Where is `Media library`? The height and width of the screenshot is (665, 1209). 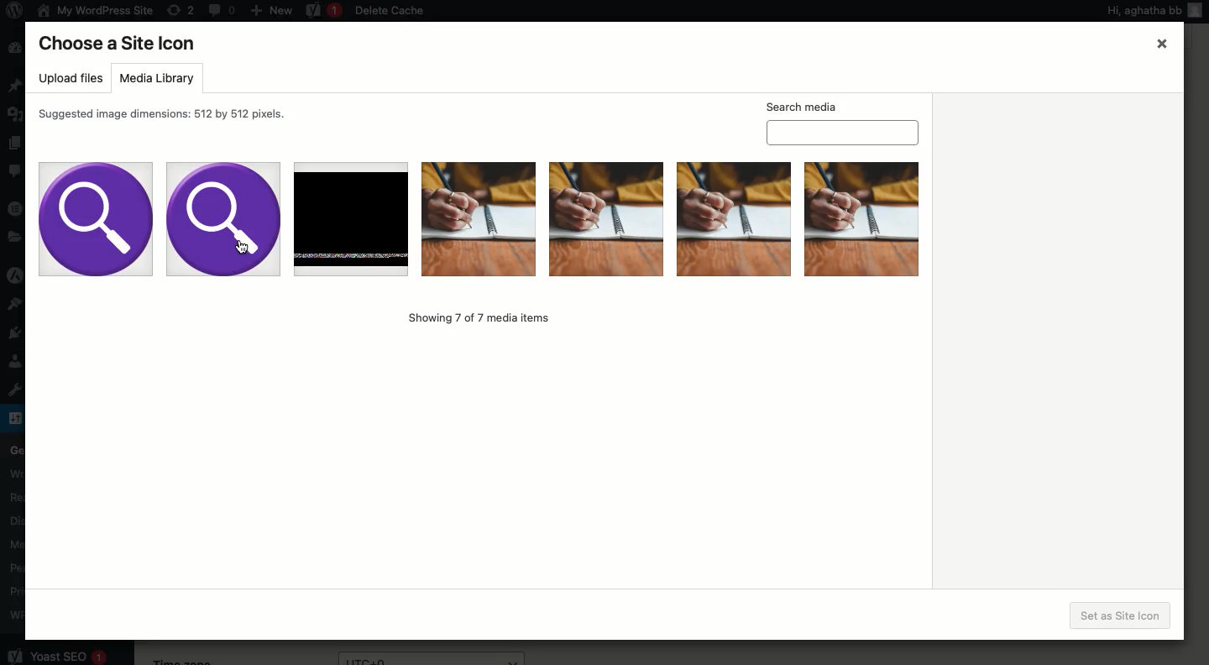
Media library is located at coordinates (155, 80).